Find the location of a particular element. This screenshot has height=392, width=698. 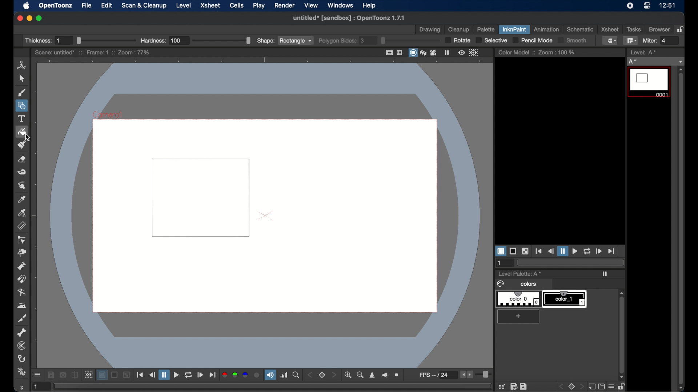

freeze is located at coordinates (447, 52).